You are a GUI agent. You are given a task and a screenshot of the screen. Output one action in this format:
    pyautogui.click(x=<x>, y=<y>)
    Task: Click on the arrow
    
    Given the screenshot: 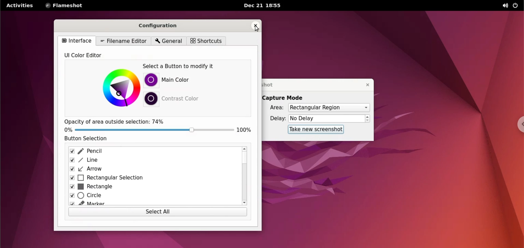 What is the action you would take?
    pyautogui.click(x=149, y=169)
    